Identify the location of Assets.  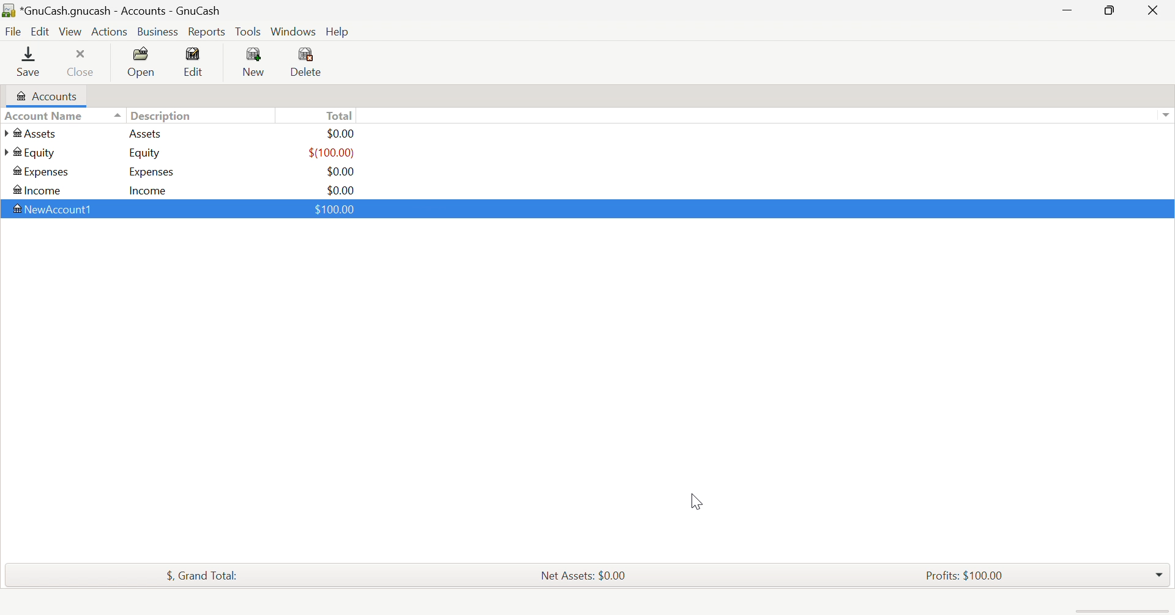
(33, 133).